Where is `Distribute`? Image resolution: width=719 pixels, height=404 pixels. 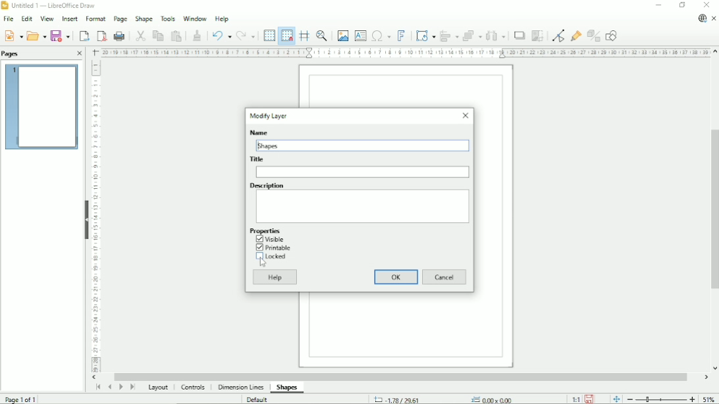 Distribute is located at coordinates (496, 36).